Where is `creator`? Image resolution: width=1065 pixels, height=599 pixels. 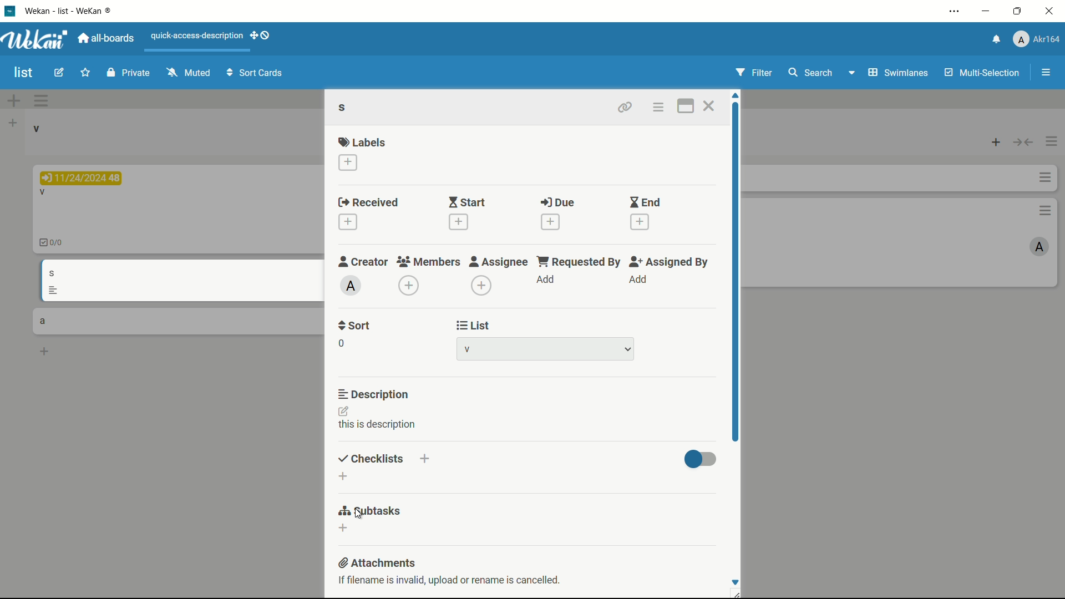
creator is located at coordinates (363, 262).